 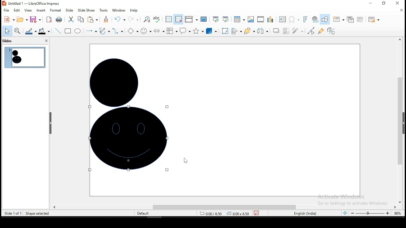 I want to click on zoom level, so click(x=397, y=213).